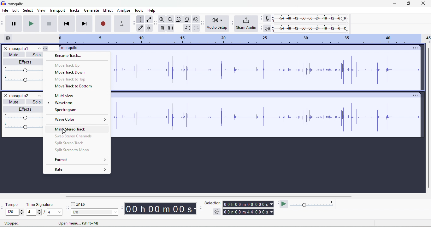  What do you see at coordinates (140, 19) in the screenshot?
I see `selection` at bounding box center [140, 19].